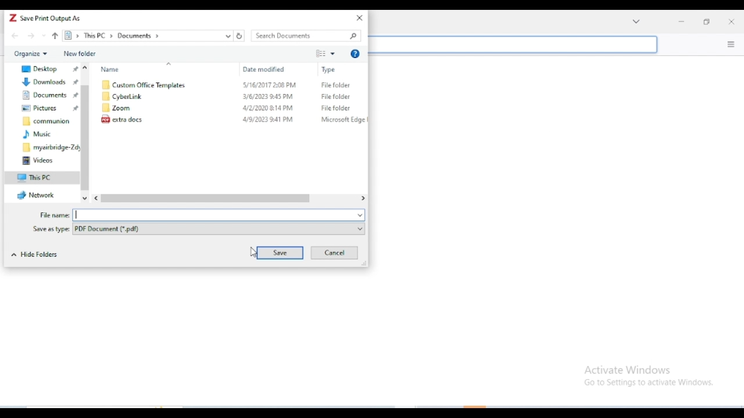 This screenshot has height=418, width=744. Describe the element at coordinates (268, 108) in the screenshot. I see `L2/2020214PM` at that location.